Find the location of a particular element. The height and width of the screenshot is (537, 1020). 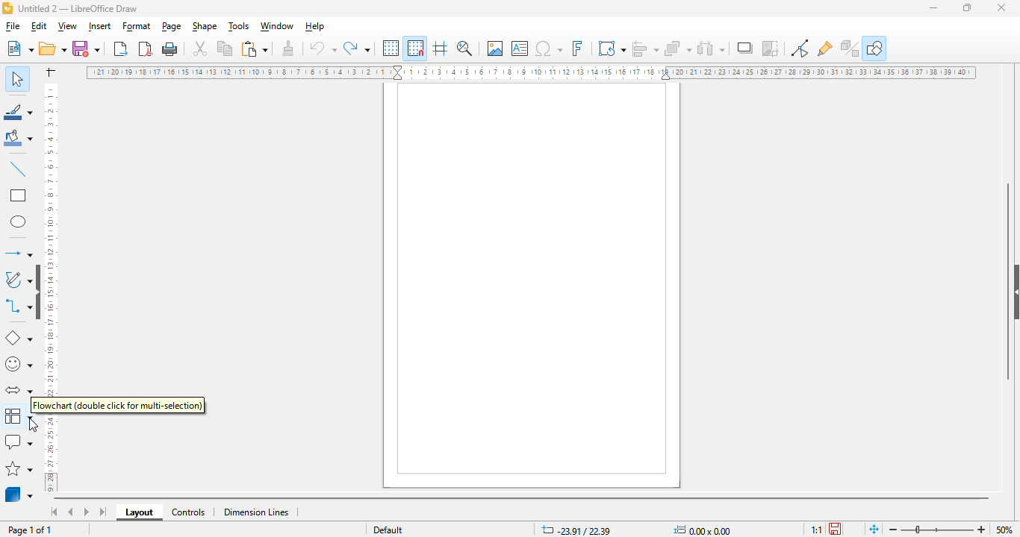

workspace is located at coordinates (532, 287).